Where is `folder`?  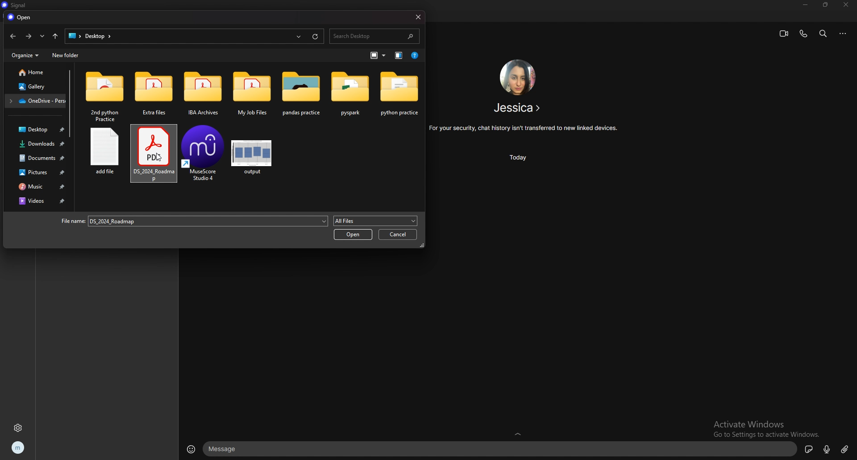 folder is located at coordinates (203, 95).